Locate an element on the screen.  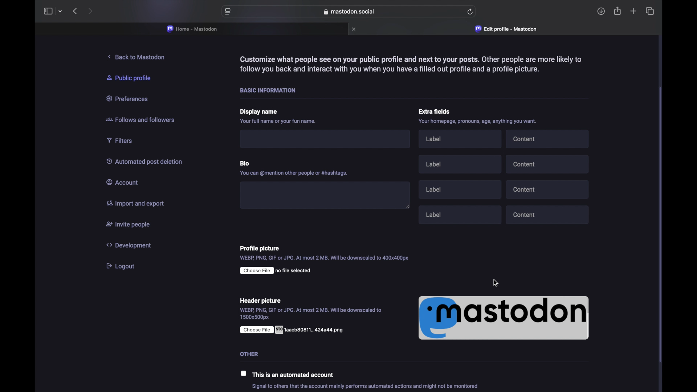
info is located at coordinates (279, 122).